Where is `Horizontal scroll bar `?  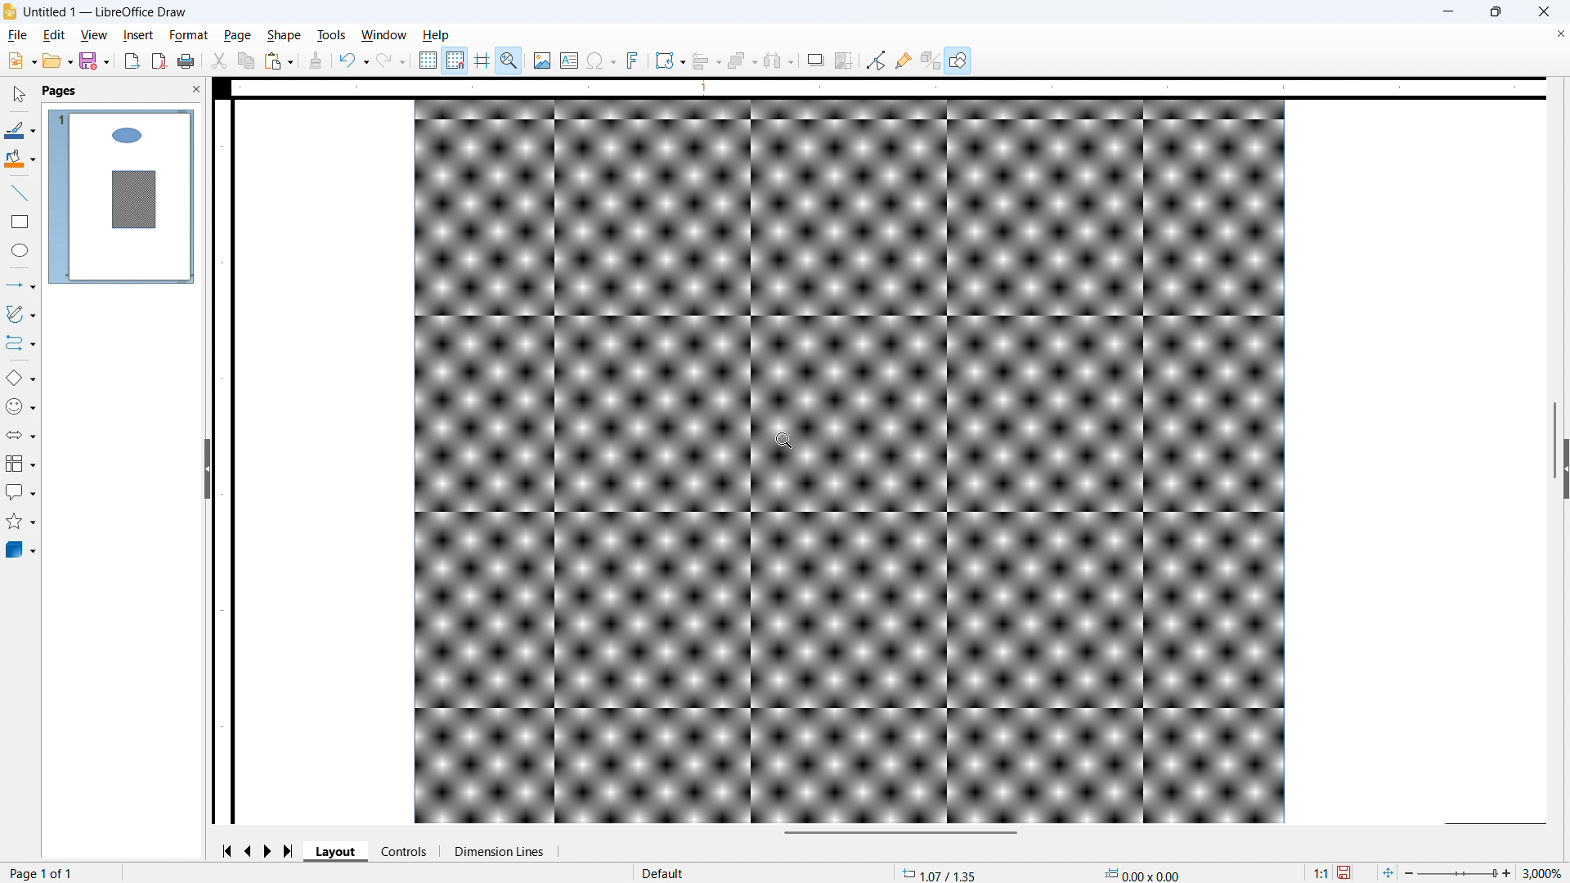 Horizontal scroll bar  is located at coordinates (899, 833).